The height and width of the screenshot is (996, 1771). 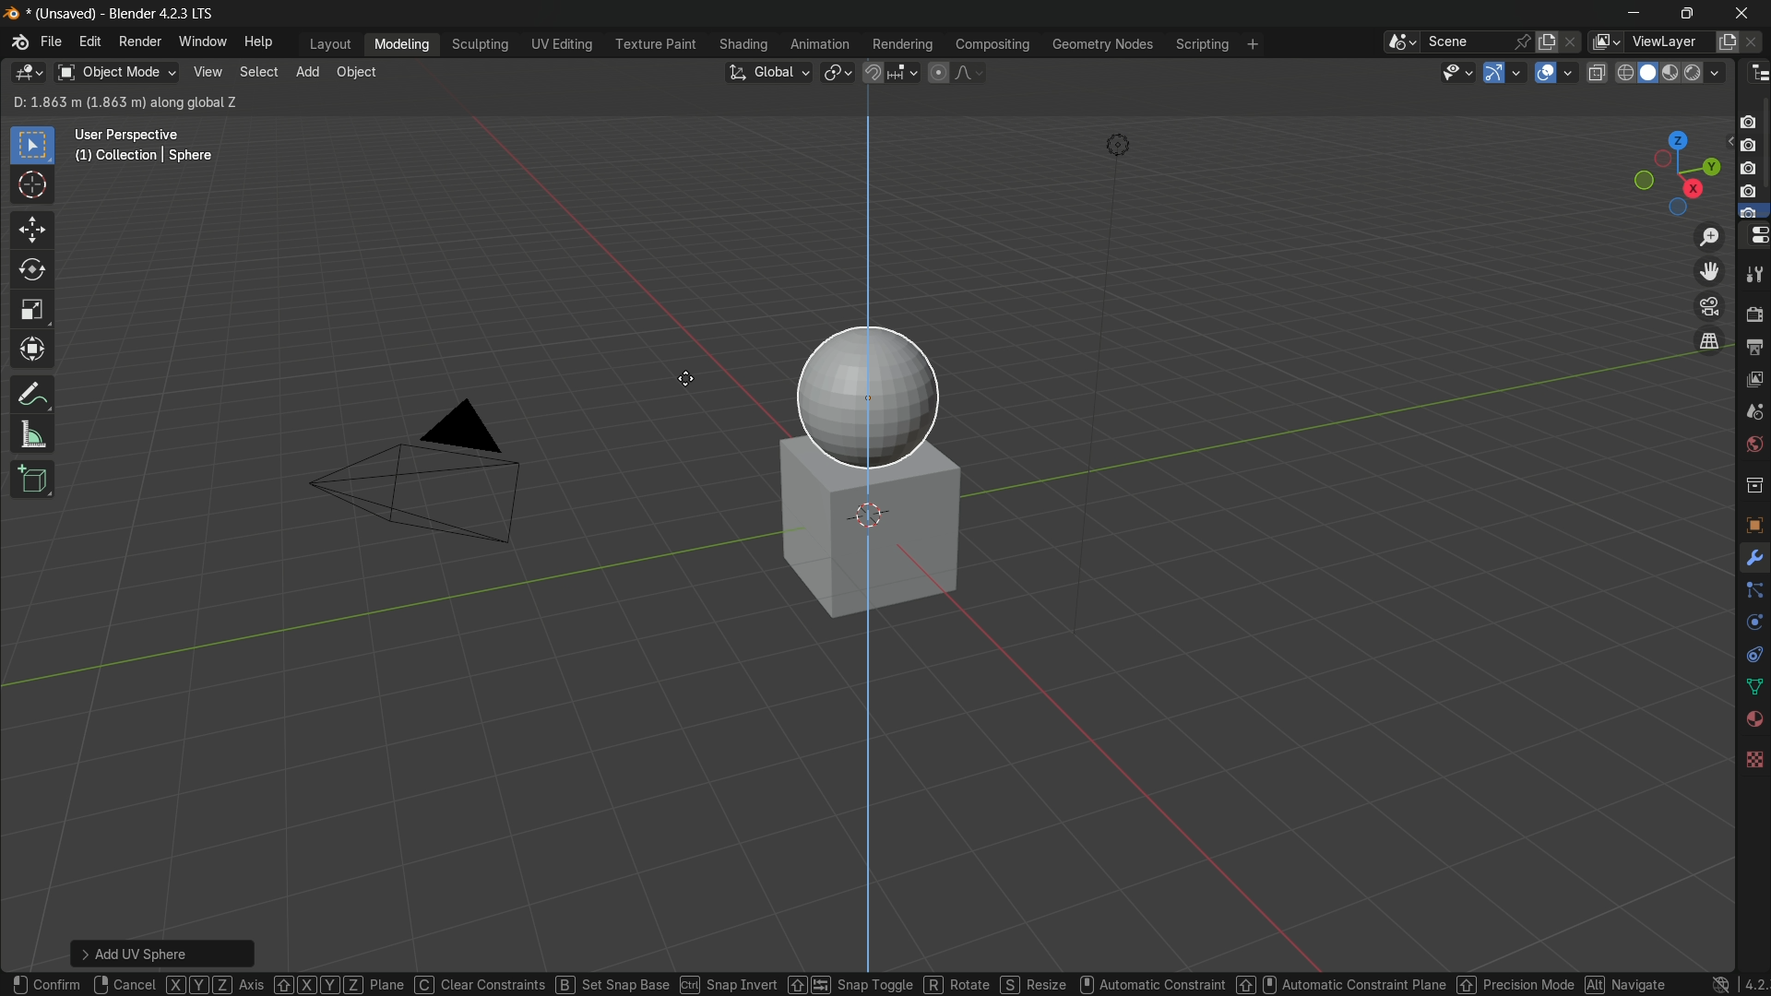 What do you see at coordinates (1575, 43) in the screenshot?
I see `delete scenes` at bounding box center [1575, 43].